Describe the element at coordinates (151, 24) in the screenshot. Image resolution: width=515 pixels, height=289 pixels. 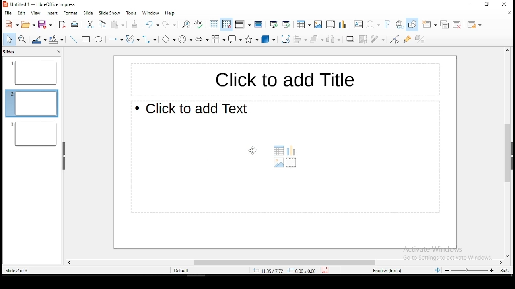
I see `undo` at that location.